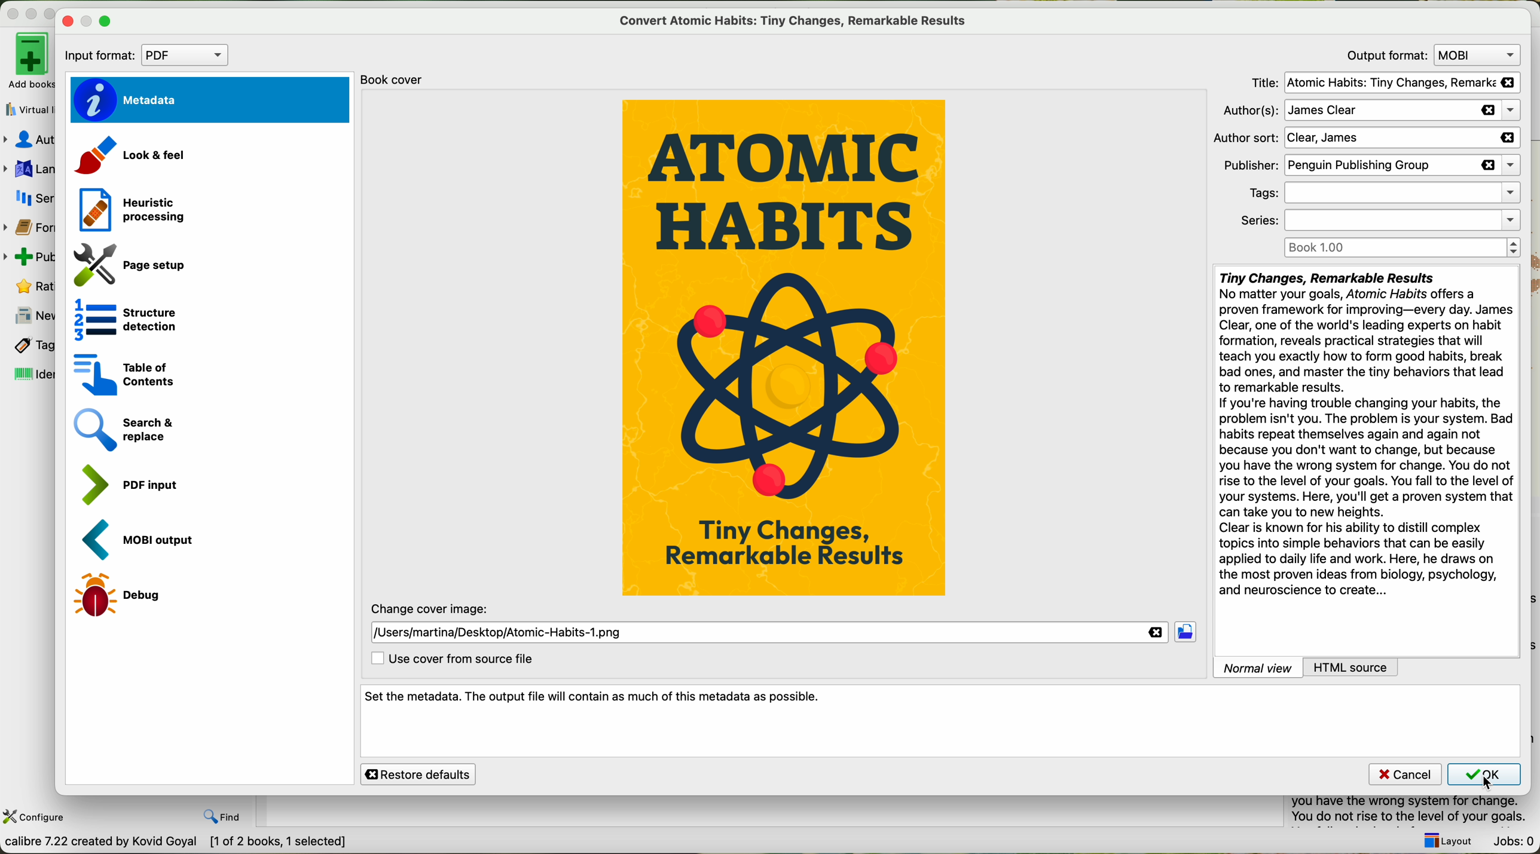 The width and height of the screenshot is (1540, 854). What do you see at coordinates (1367, 110) in the screenshot?
I see `authors` at bounding box center [1367, 110].